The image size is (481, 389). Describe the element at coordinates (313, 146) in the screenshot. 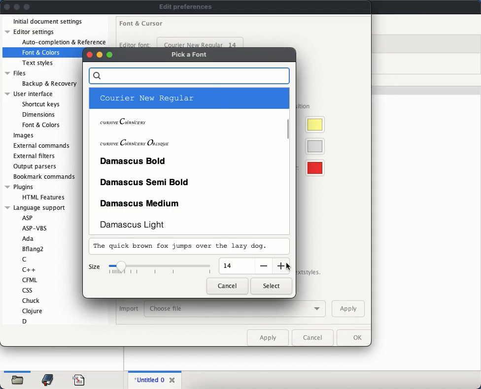

I see `current line color` at that location.